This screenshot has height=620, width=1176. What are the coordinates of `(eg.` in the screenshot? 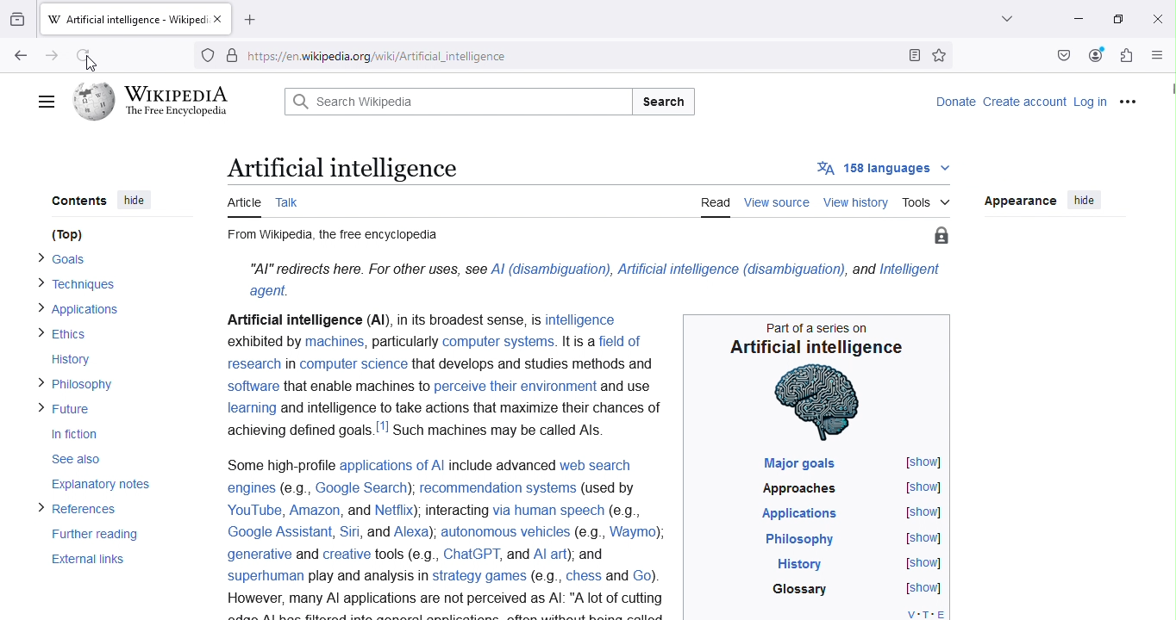 It's located at (626, 512).